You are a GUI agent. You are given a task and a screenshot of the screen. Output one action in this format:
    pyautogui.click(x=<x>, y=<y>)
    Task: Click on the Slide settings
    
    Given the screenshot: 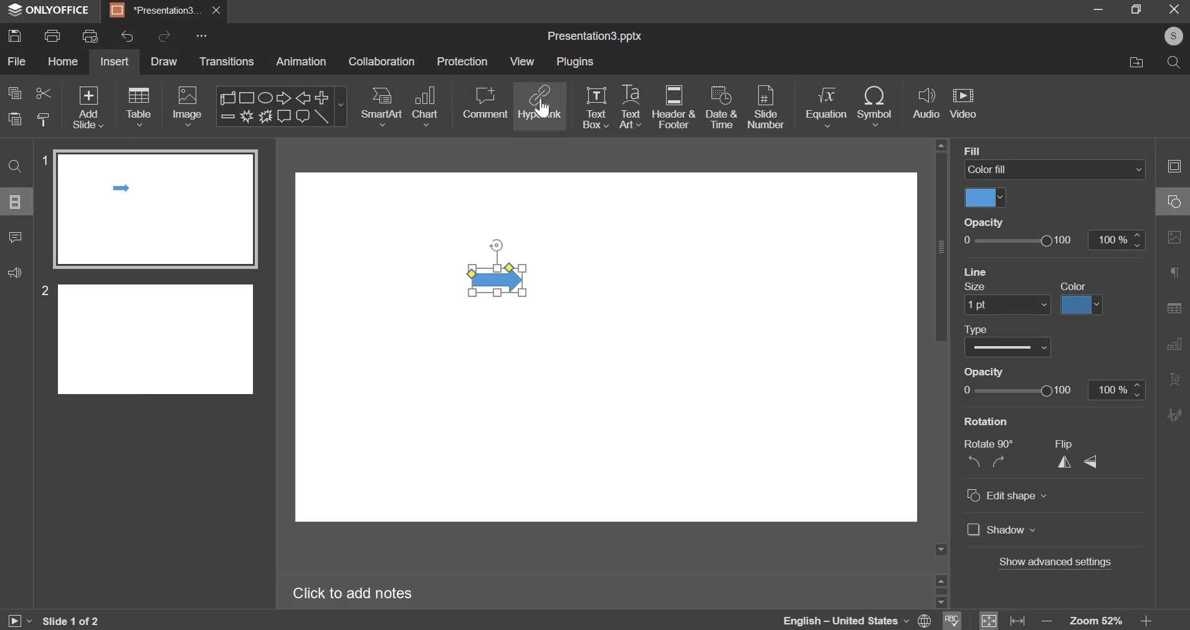 What is the action you would take?
    pyautogui.click(x=1173, y=166)
    